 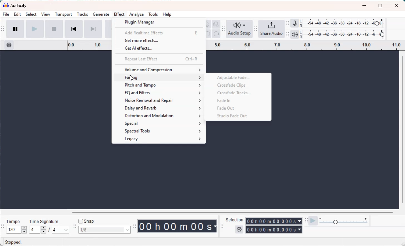 What do you see at coordinates (3, 29) in the screenshot?
I see `Audacity transport bar` at bounding box center [3, 29].